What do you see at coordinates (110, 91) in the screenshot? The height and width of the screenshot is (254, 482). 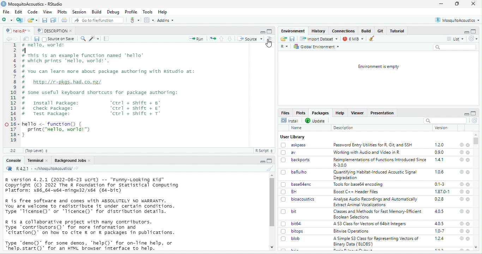 I see `# Hello, World! # This is an example function named ‘hello’# which prints Hello, world!’.# You can learn more about package authoring with Rstudio at:I#  huep://r-pkgs.had.co.nz/.# Some useful keyboard shortcuts for package authoring:I# Install package: ‘ctrl + shift + 8°# Check Package: ‘ctrl + shift + €°# Test package: ‘ctrl + shift + T°hello <- function() {print("Hello, world")H` at bounding box center [110, 91].